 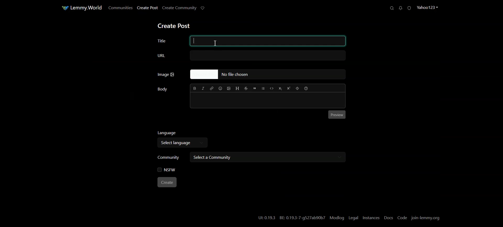 What do you see at coordinates (246, 88) in the screenshot?
I see `Strikethrough` at bounding box center [246, 88].